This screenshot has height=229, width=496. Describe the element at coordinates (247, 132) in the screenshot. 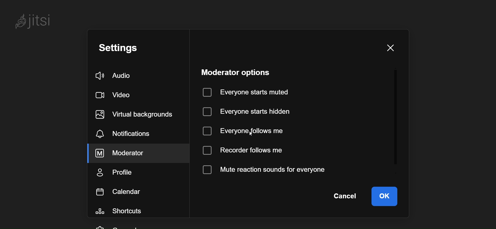

I see `cursor` at that location.